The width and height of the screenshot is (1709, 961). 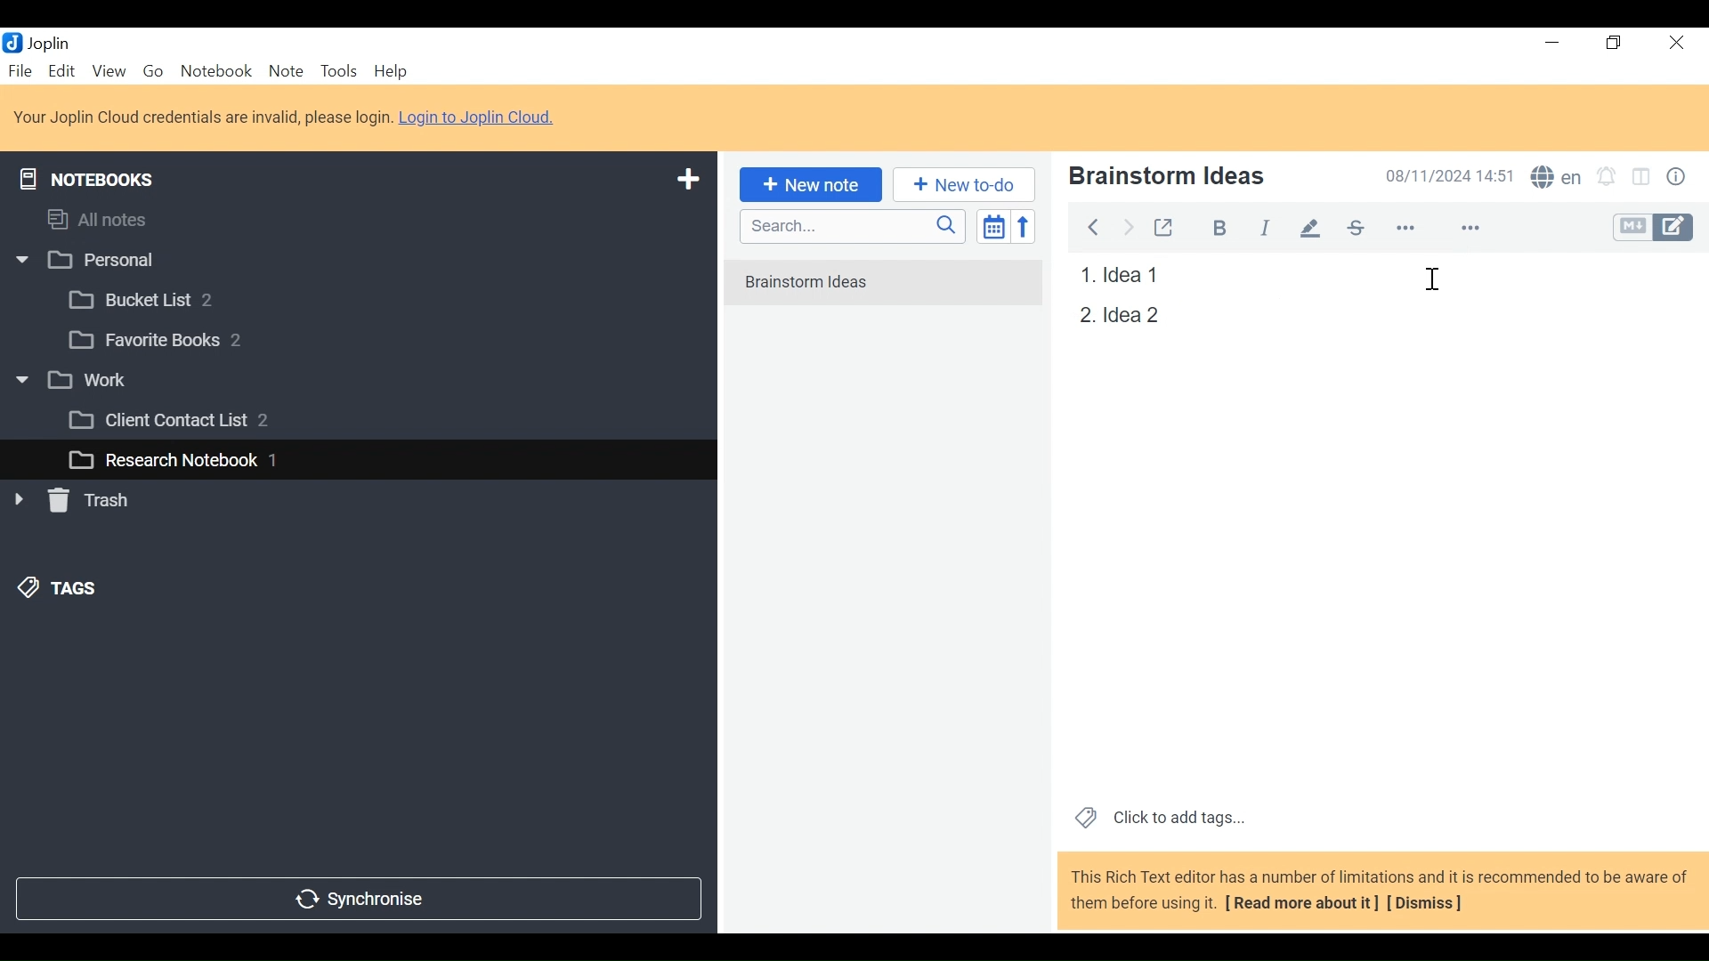 I want to click on Note View, so click(x=1115, y=314).